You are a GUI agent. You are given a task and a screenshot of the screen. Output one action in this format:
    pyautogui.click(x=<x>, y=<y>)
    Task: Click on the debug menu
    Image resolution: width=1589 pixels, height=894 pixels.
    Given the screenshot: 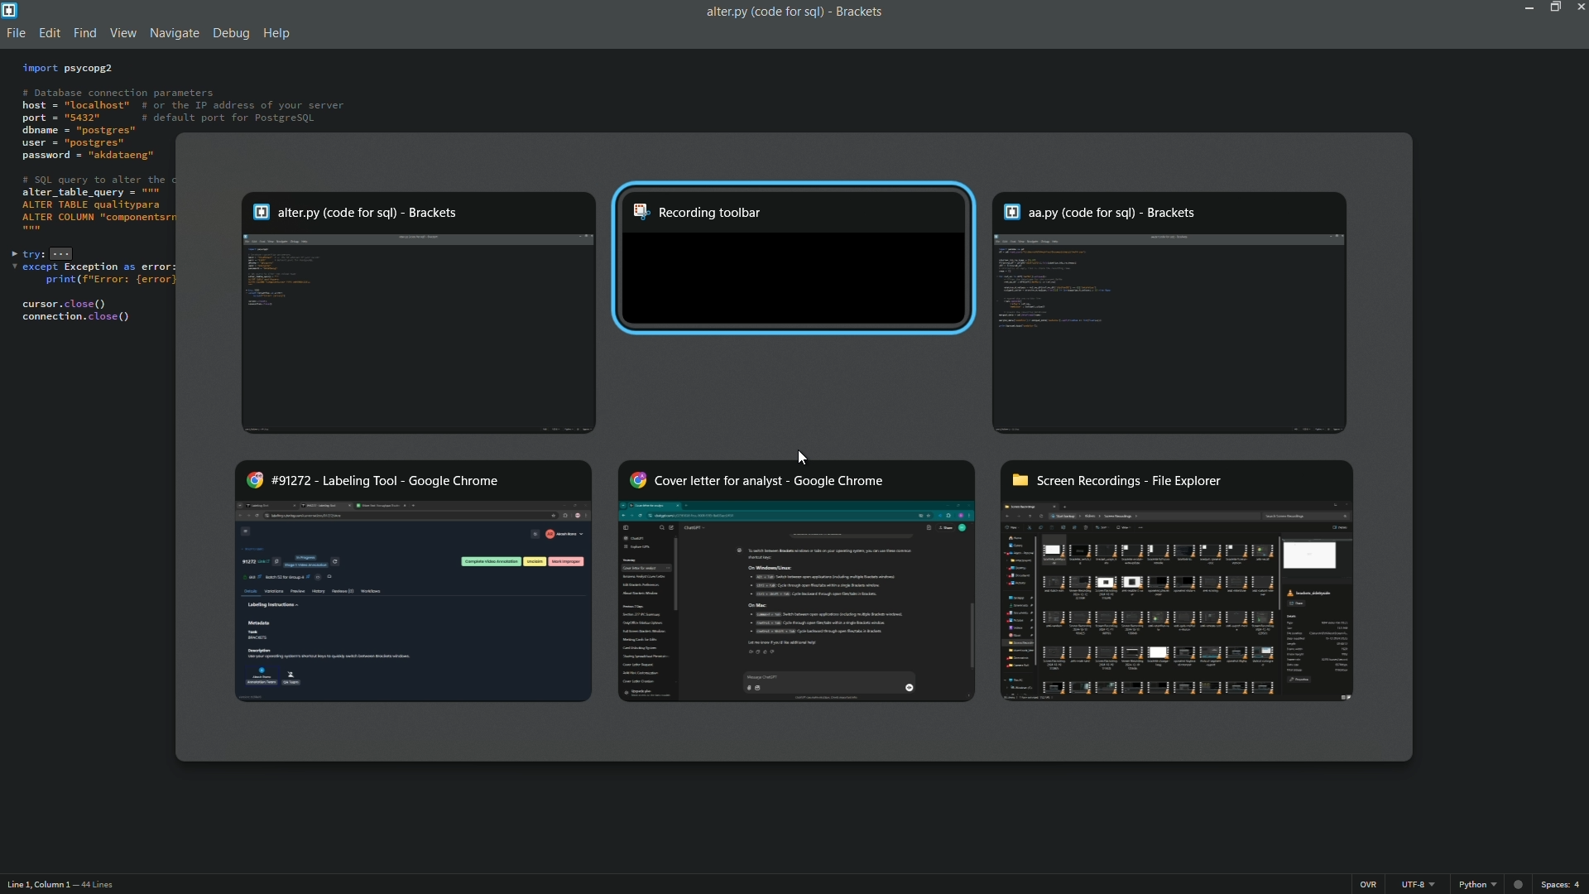 What is the action you would take?
    pyautogui.click(x=230, y=35)
    